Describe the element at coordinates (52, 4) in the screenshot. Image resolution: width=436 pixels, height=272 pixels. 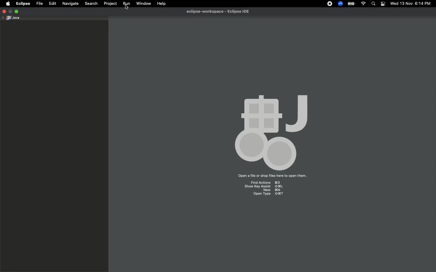
I see `Edit` at that location.